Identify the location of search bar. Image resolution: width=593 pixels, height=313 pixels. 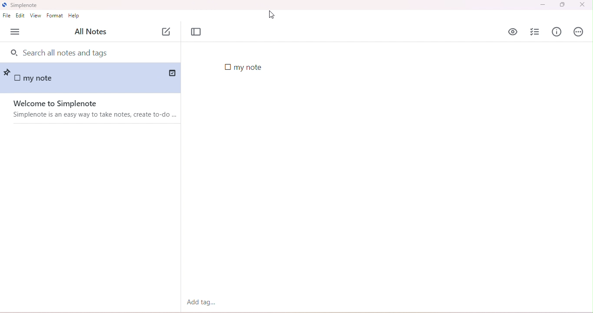
(67, 52).